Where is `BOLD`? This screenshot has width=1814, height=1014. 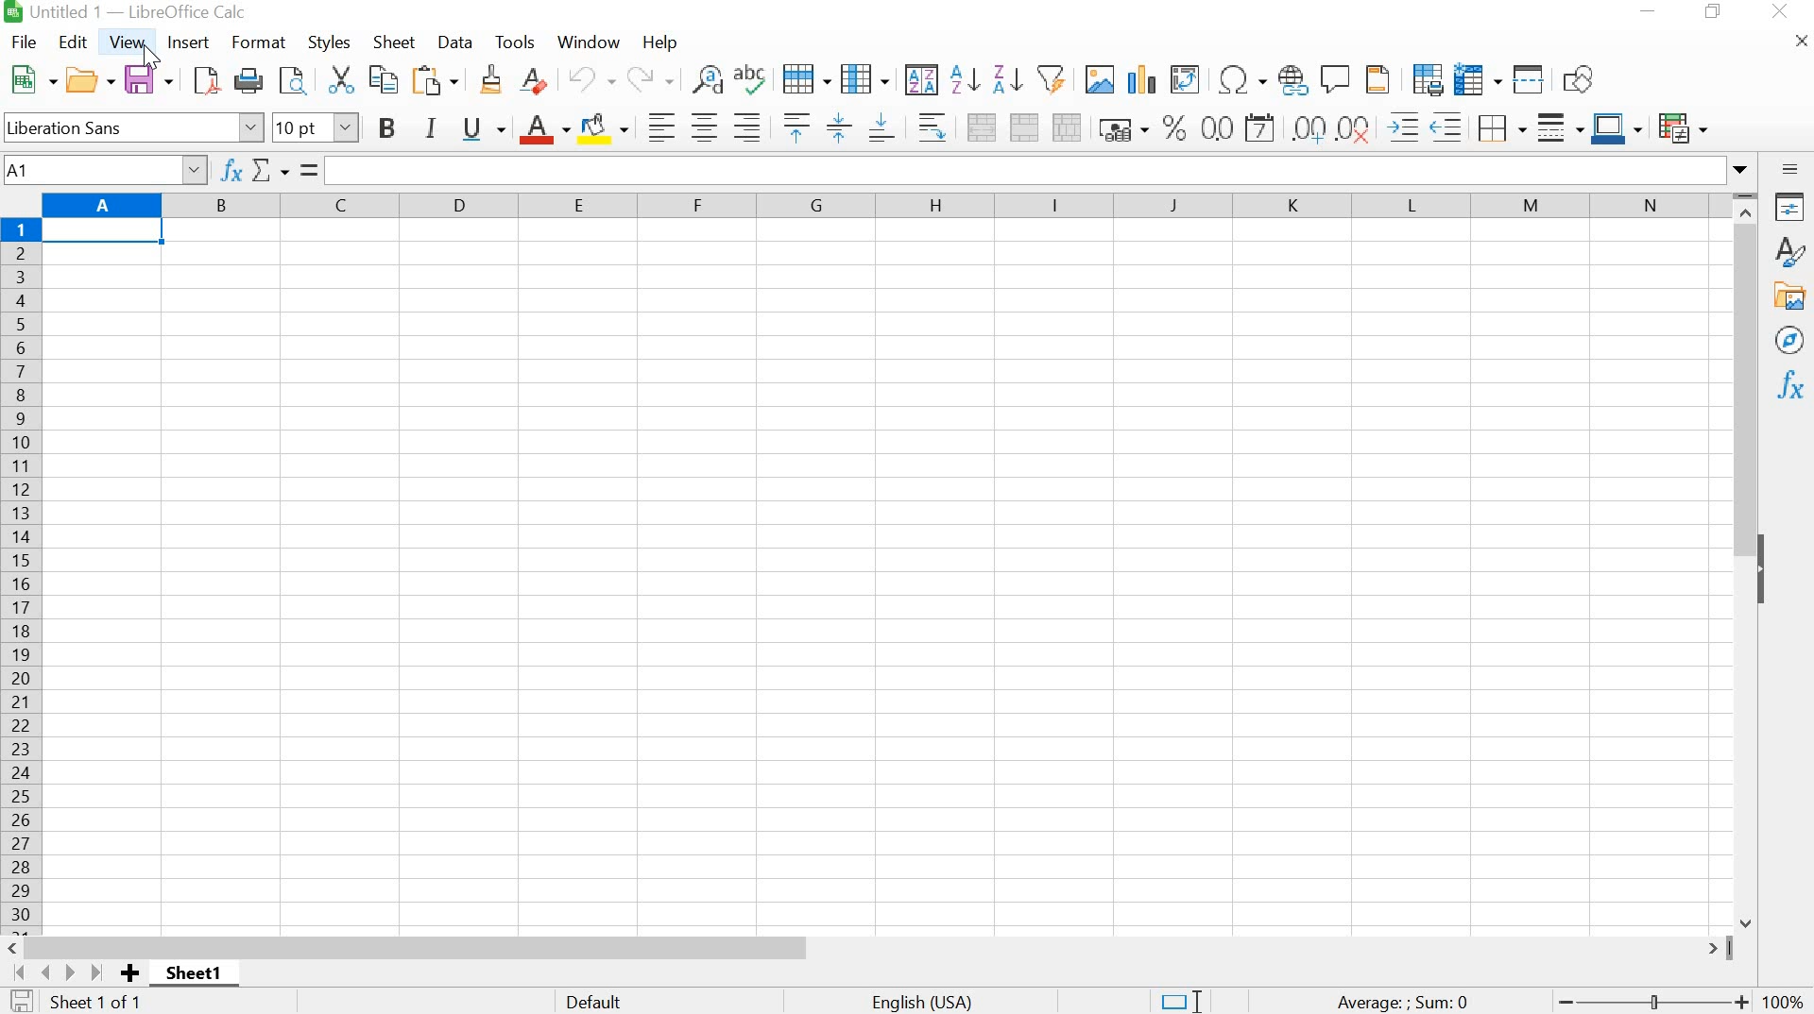
BOLD is located at coordinates (391, 128).